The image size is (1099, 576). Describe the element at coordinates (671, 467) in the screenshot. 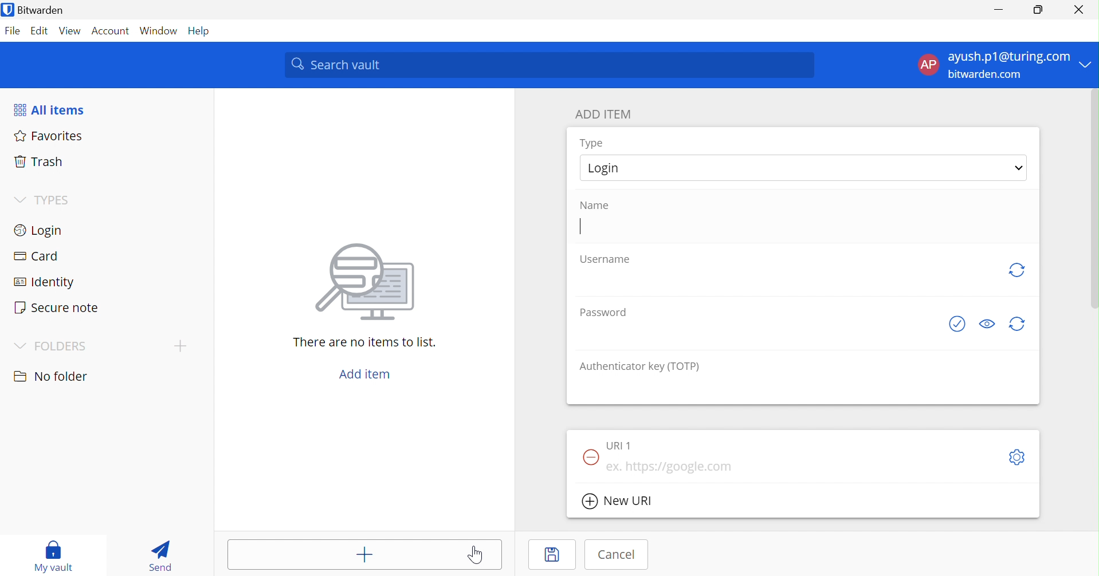

I see `ex. https://google.com` at that location.